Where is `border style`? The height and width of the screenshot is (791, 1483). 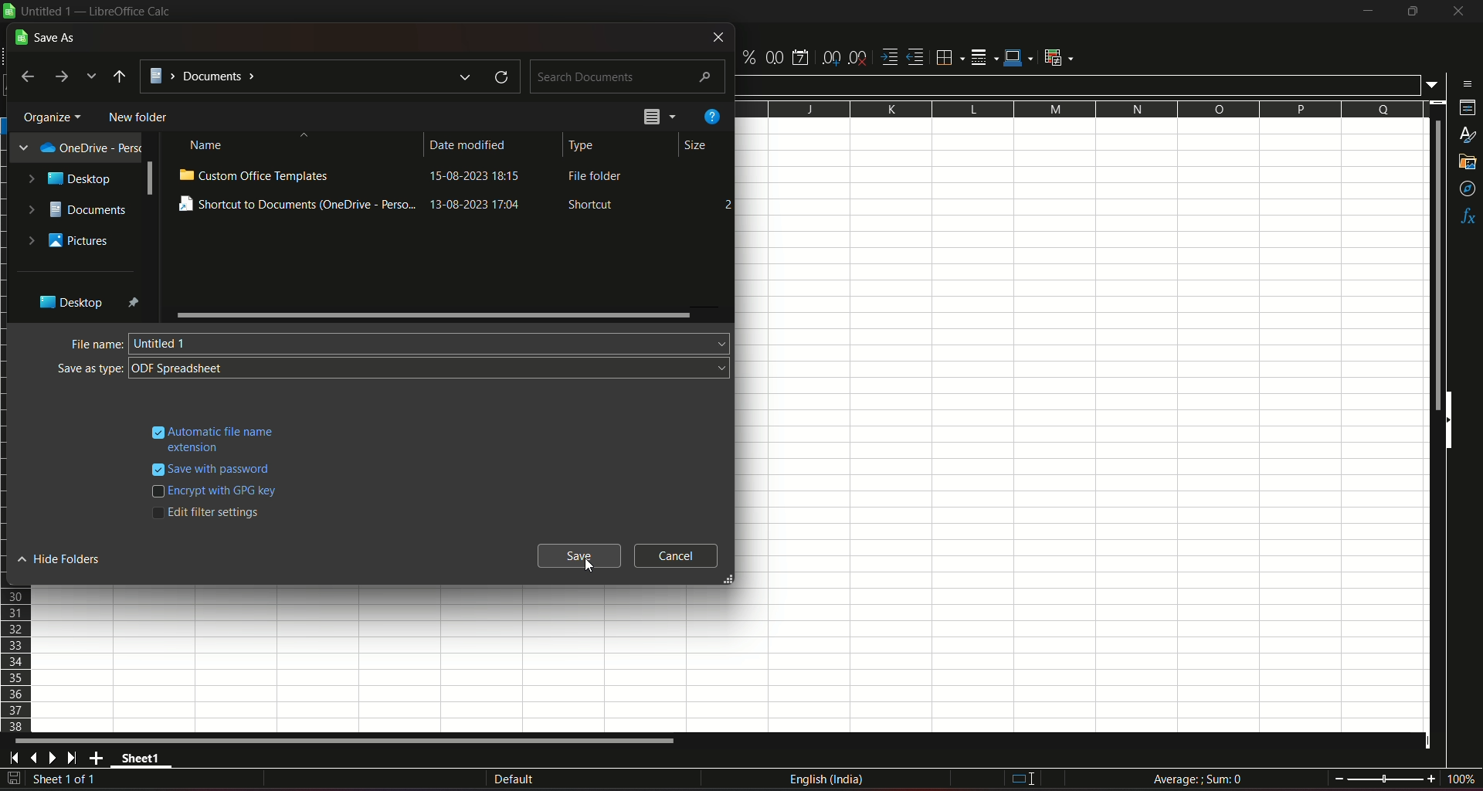 border style is located at coordinates (986, 56).